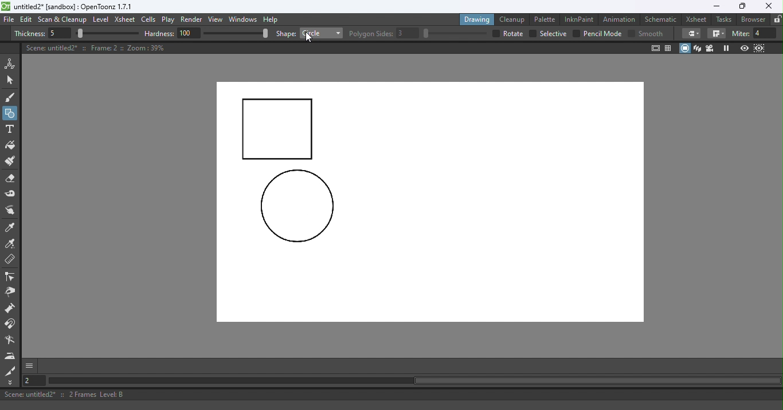  Describe the element at coordinates (495, 33) in the screenshot. I see `checkbox` at that location.